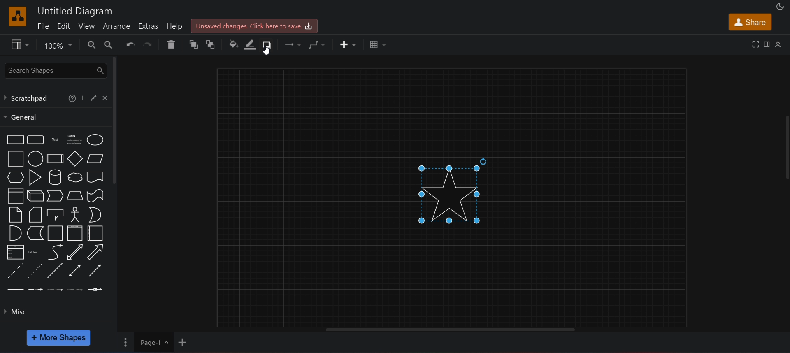 The width and height of the screenshot is (790, 353). What do you see at coordinates (171, 45) in the screenshot?
I see `delete` at bounding box center [171, 45].